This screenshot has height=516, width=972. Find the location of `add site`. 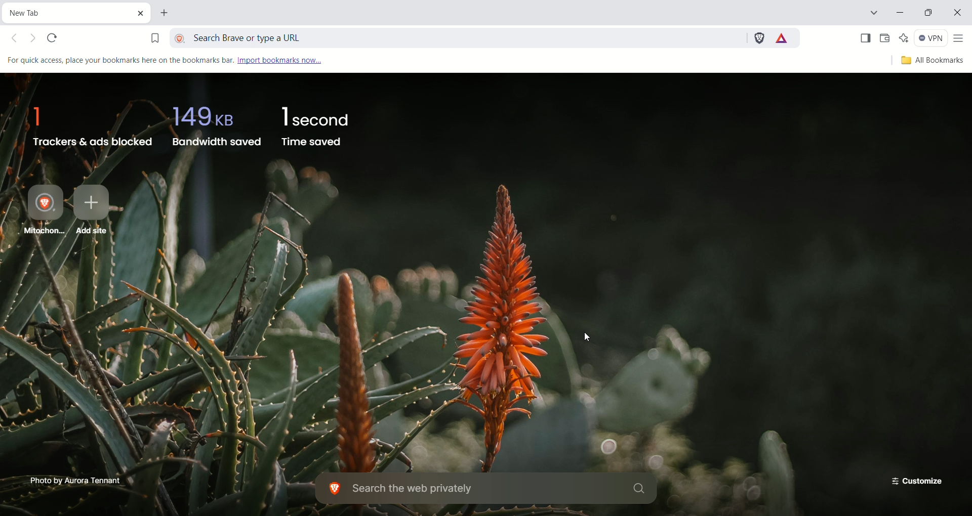

add site is located at coordinates (96, 212).